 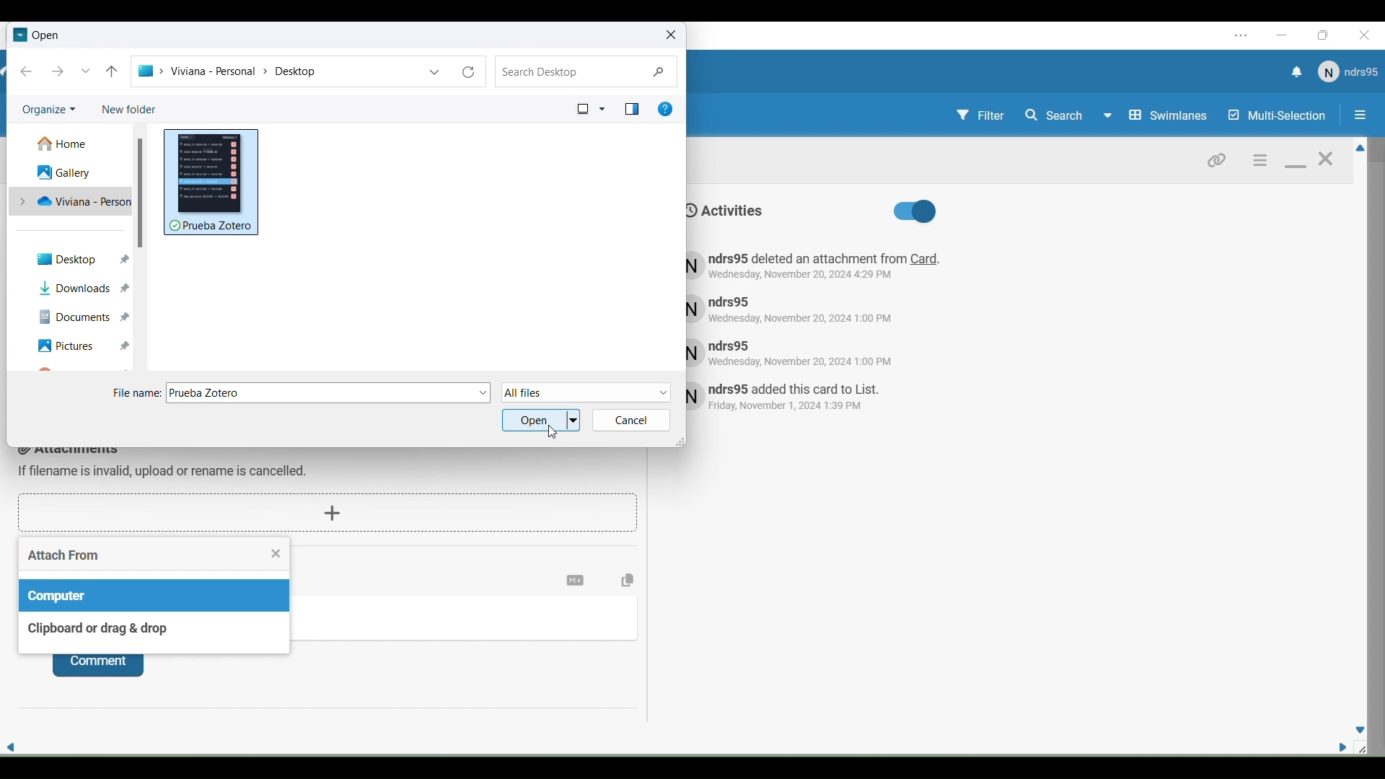 I want to click on Option, so click(x=1358, y=117).